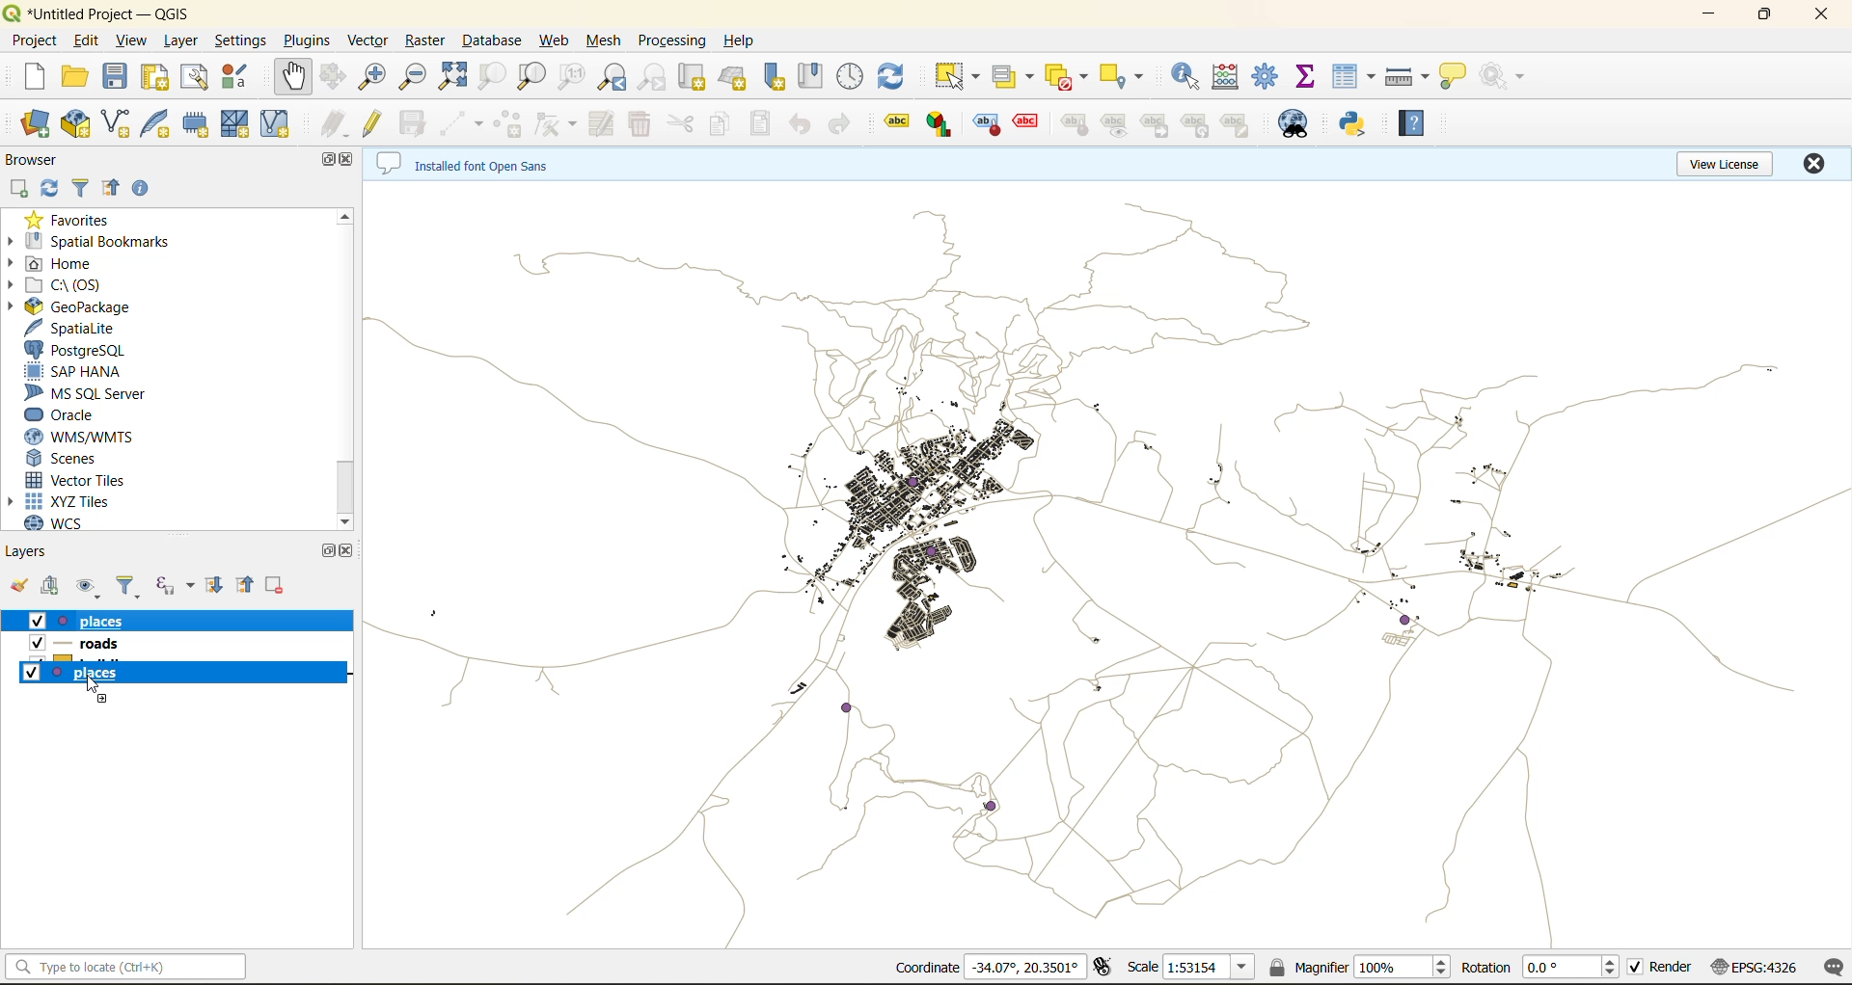  Describe the element at coordinates (1101, 969) in the screenshot. I see `toggle extents` at that location.